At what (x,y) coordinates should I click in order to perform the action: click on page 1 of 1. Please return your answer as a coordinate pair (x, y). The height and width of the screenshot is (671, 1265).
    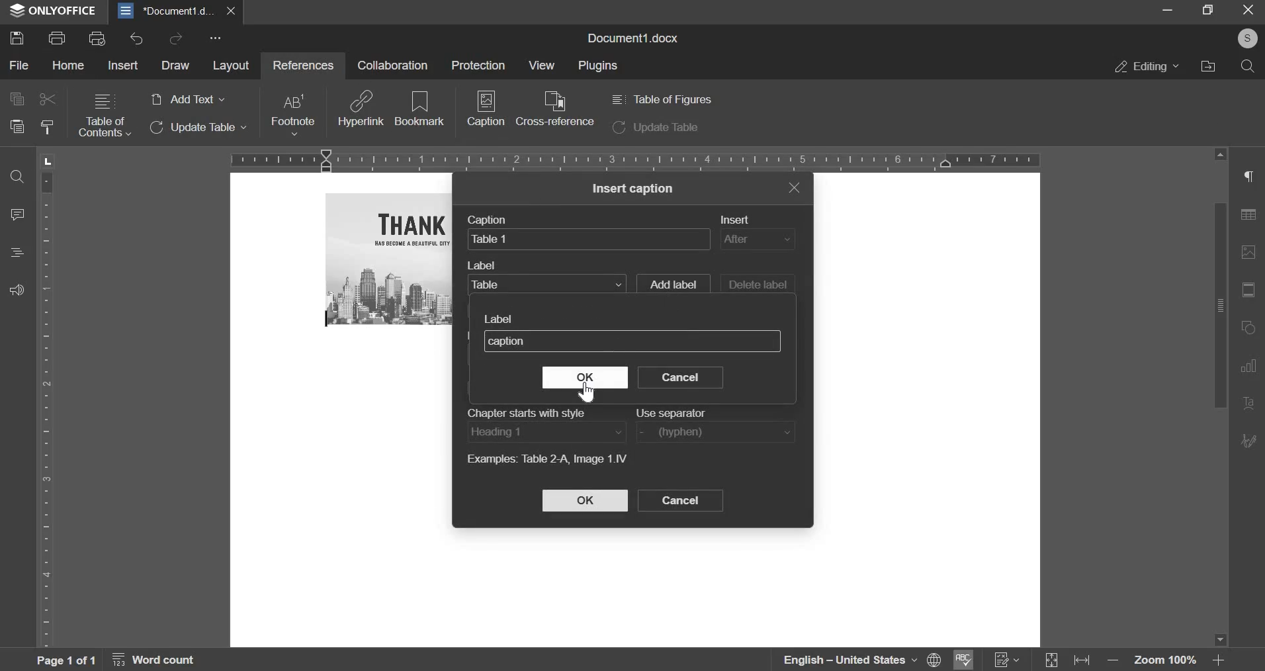
    Looking at the image, I should click on (64, 660).